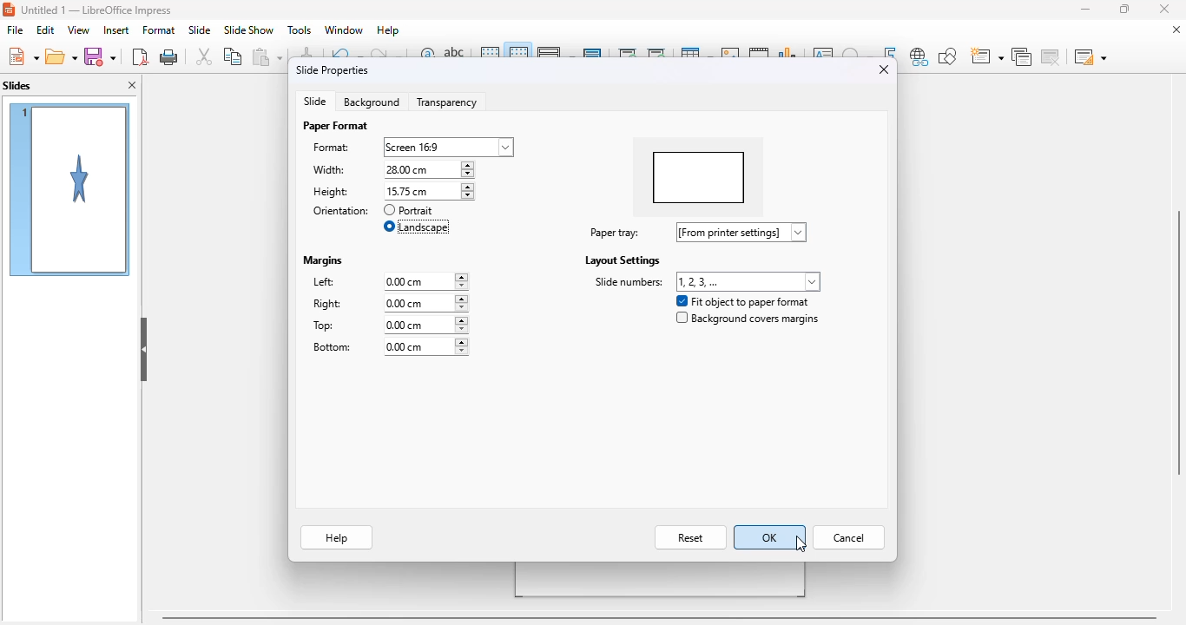 This screenshot has width=1186, height=625. I want to click on print, so click(170, 56).